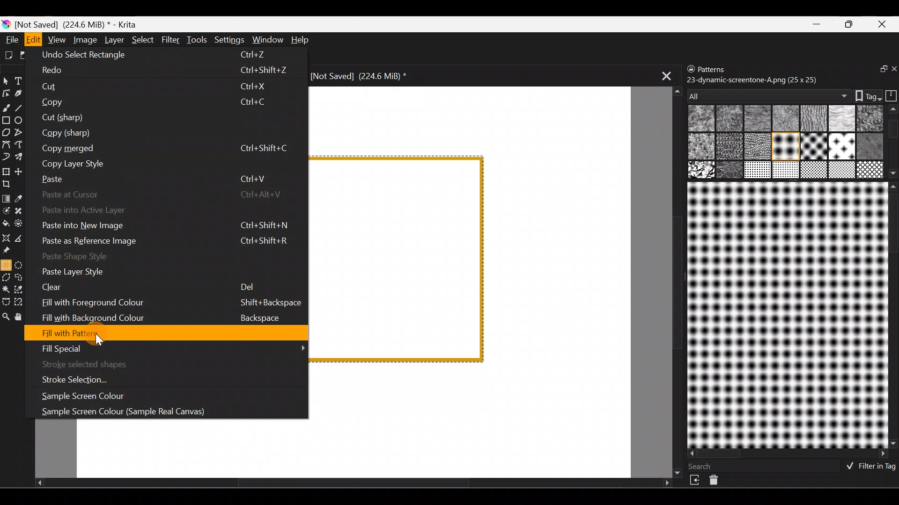  Describe the element at coordinates (21, 80) in the screenshot. I see `Text tool` at that location.